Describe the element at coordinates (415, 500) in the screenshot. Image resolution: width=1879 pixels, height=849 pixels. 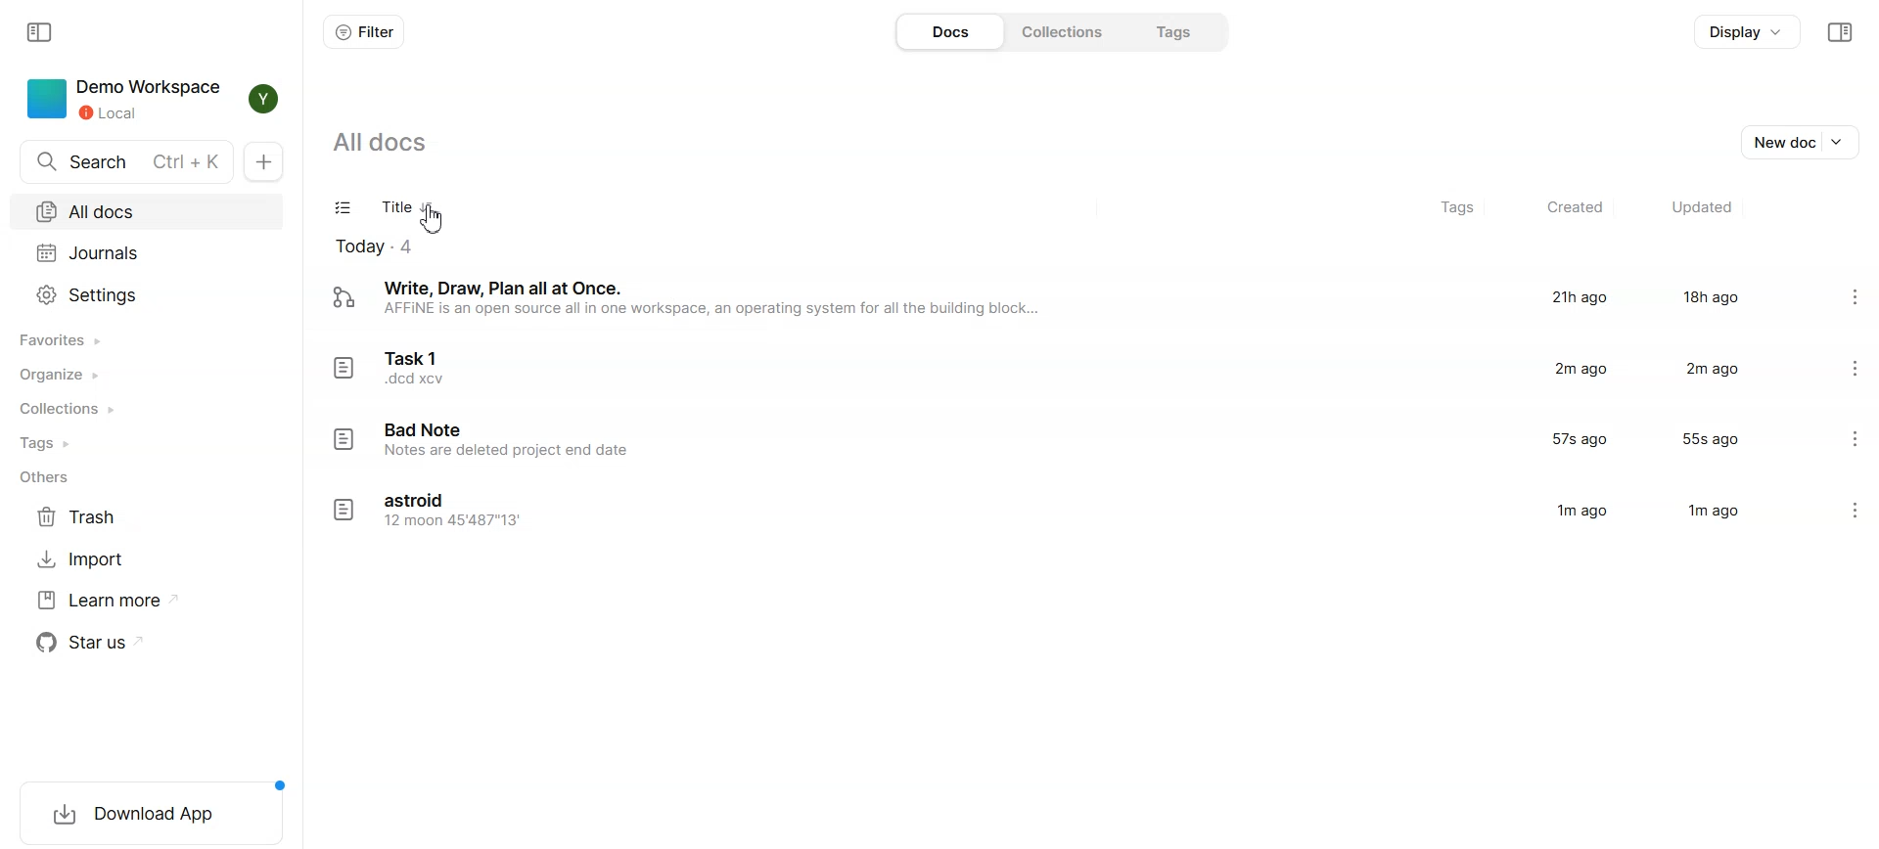
I see `astroid` at that location.